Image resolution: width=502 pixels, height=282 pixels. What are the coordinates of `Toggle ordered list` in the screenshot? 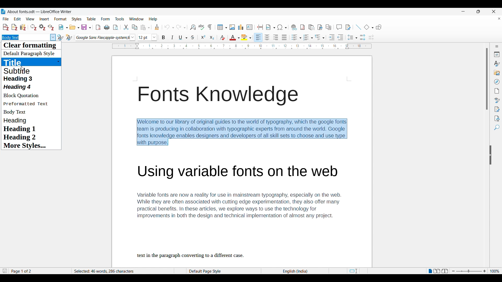 It's located at (308, 37).